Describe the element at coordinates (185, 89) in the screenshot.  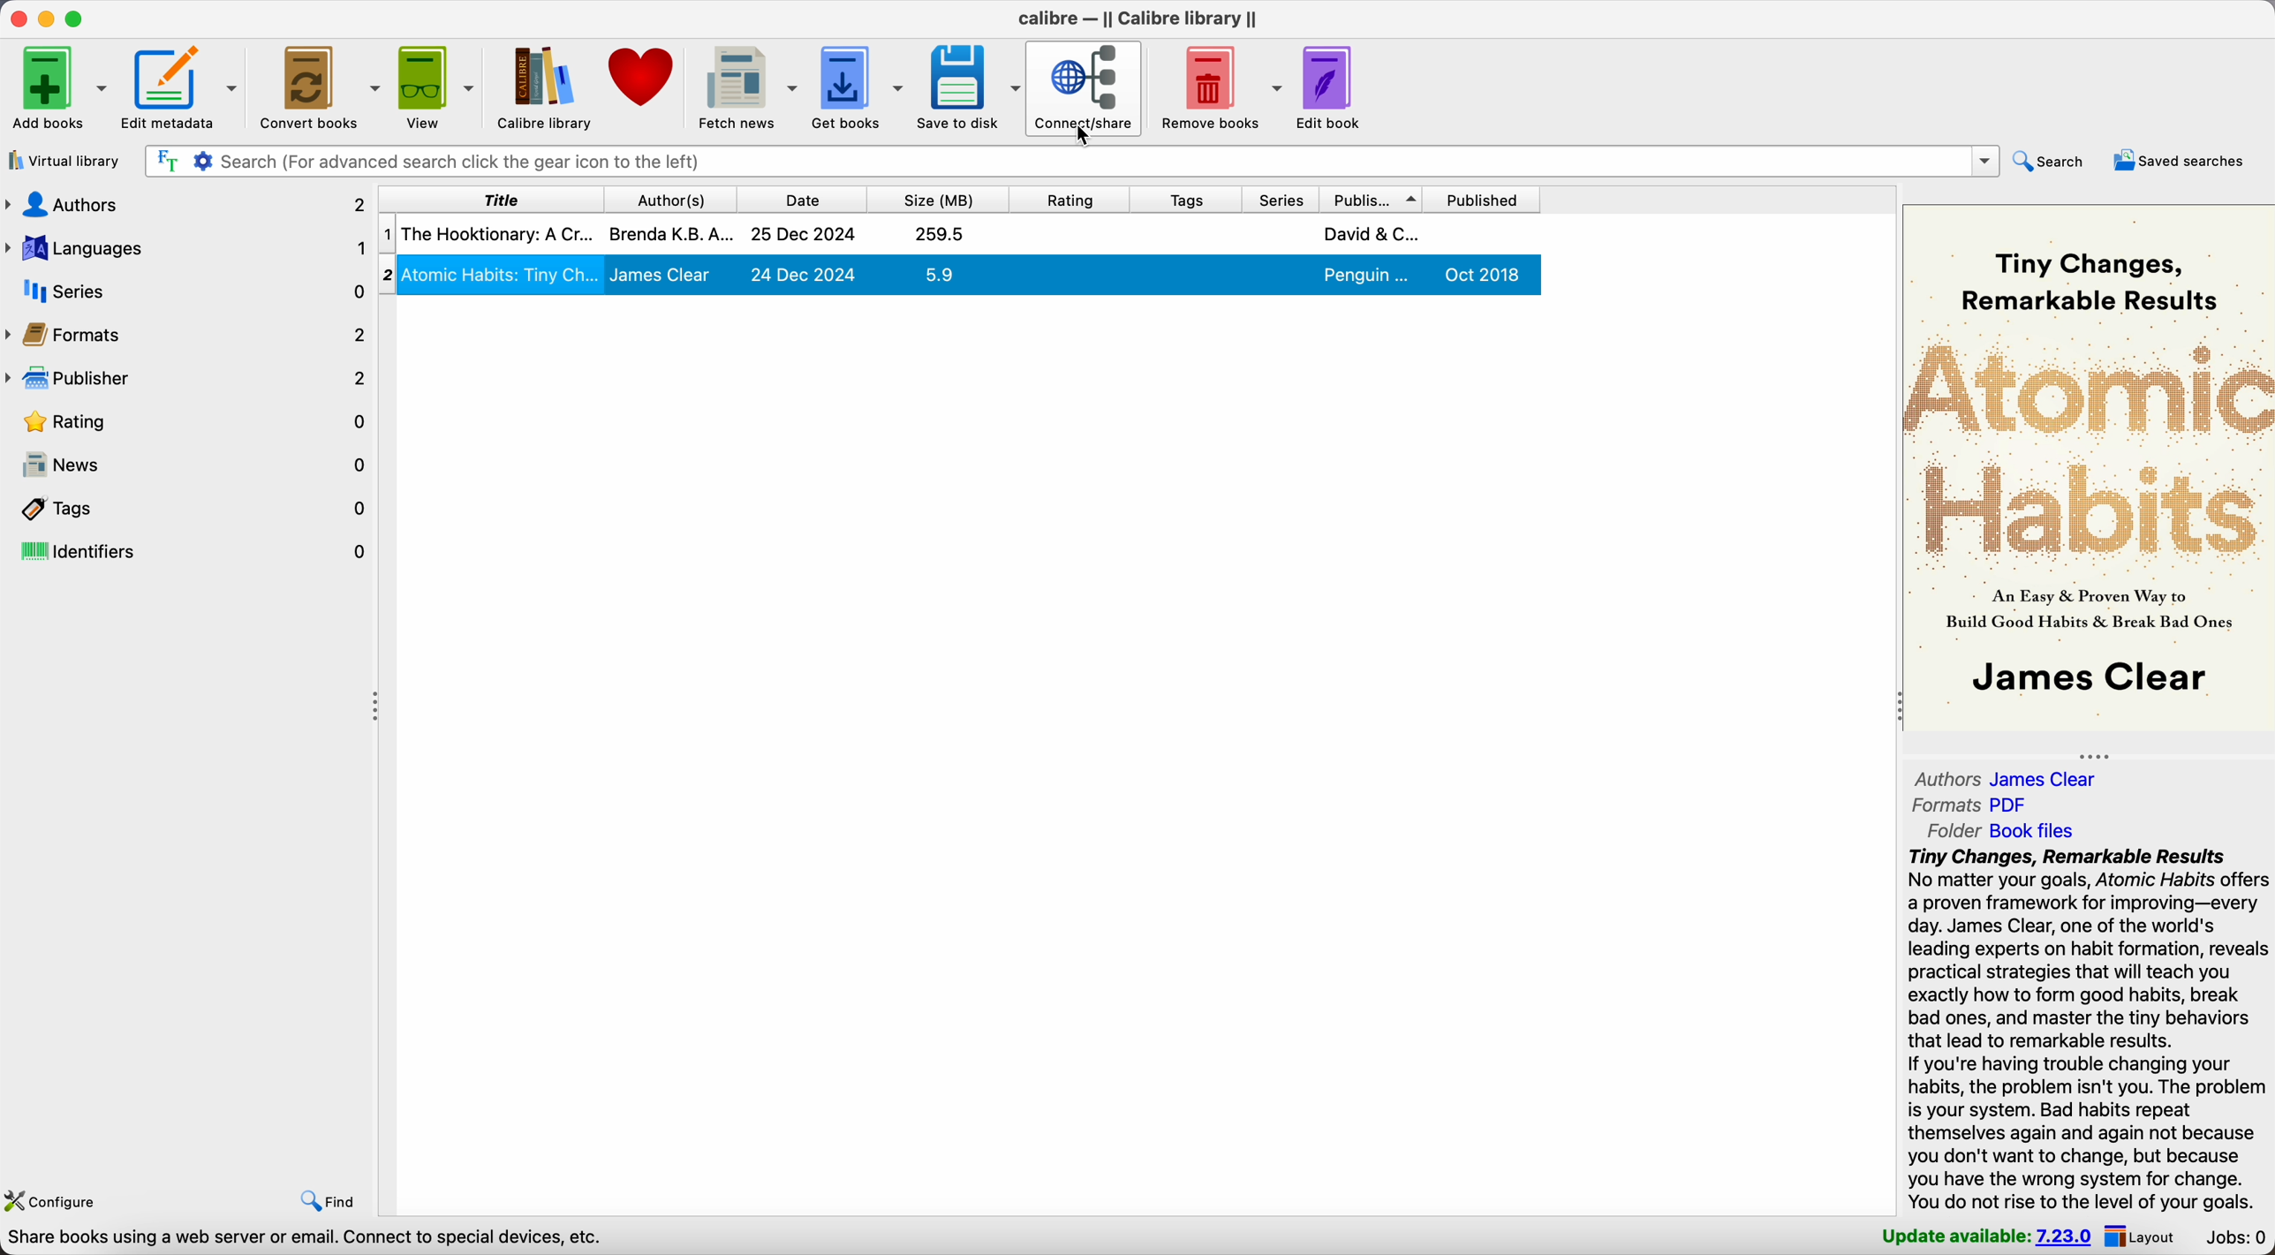
I see `edit metadata` at that location.